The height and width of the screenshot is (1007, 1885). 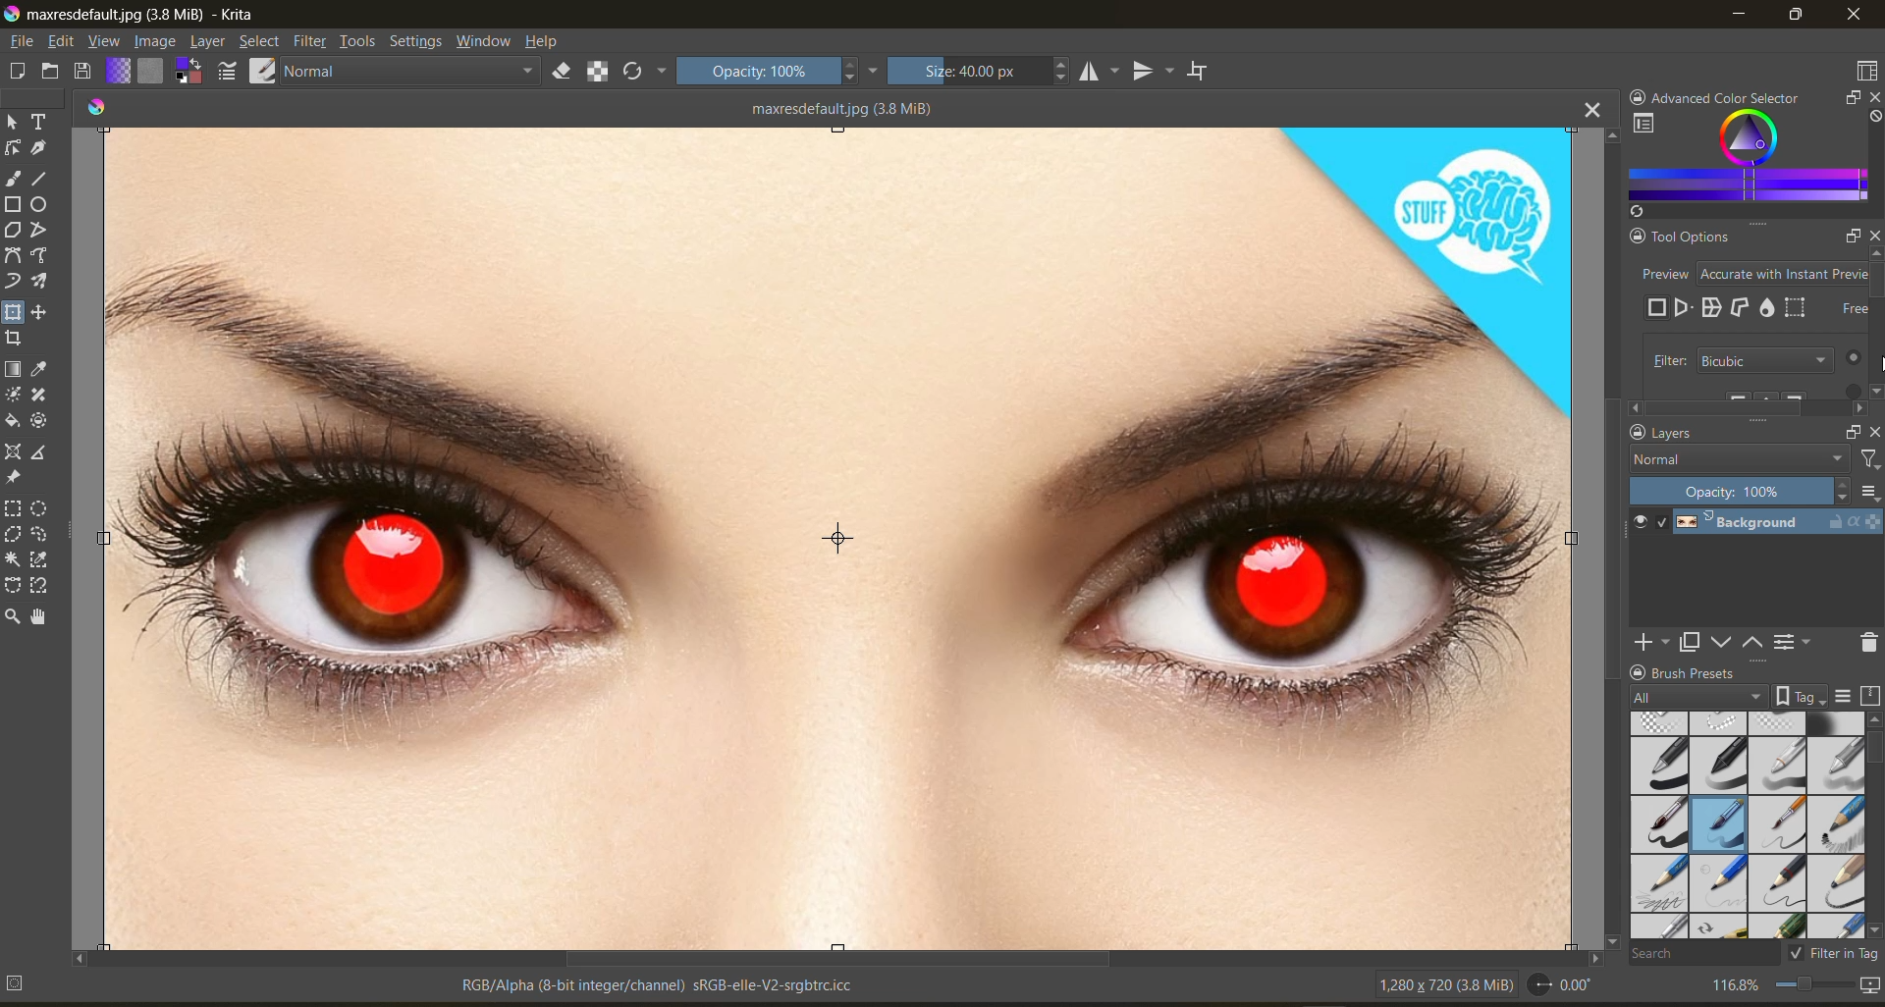 I want to click on layer, so click(x=210, y=42).